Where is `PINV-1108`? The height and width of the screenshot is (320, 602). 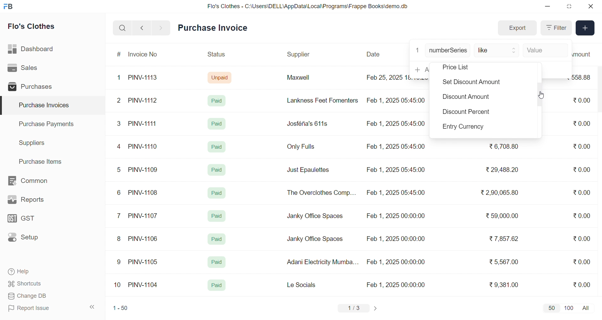 PINV-1108 is located at coordinates (143, 193).